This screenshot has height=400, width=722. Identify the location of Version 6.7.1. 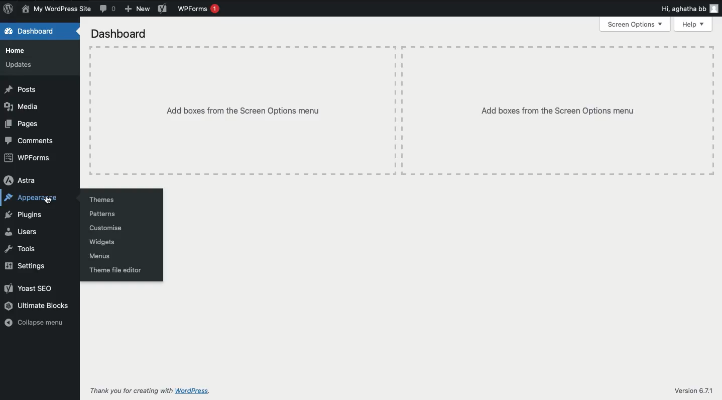
(695, 390).